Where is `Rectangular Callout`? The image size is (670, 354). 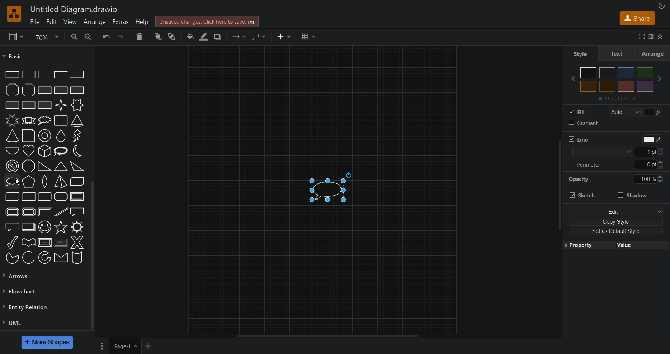
Rectangular Callout is located at coordinates (77, 212).